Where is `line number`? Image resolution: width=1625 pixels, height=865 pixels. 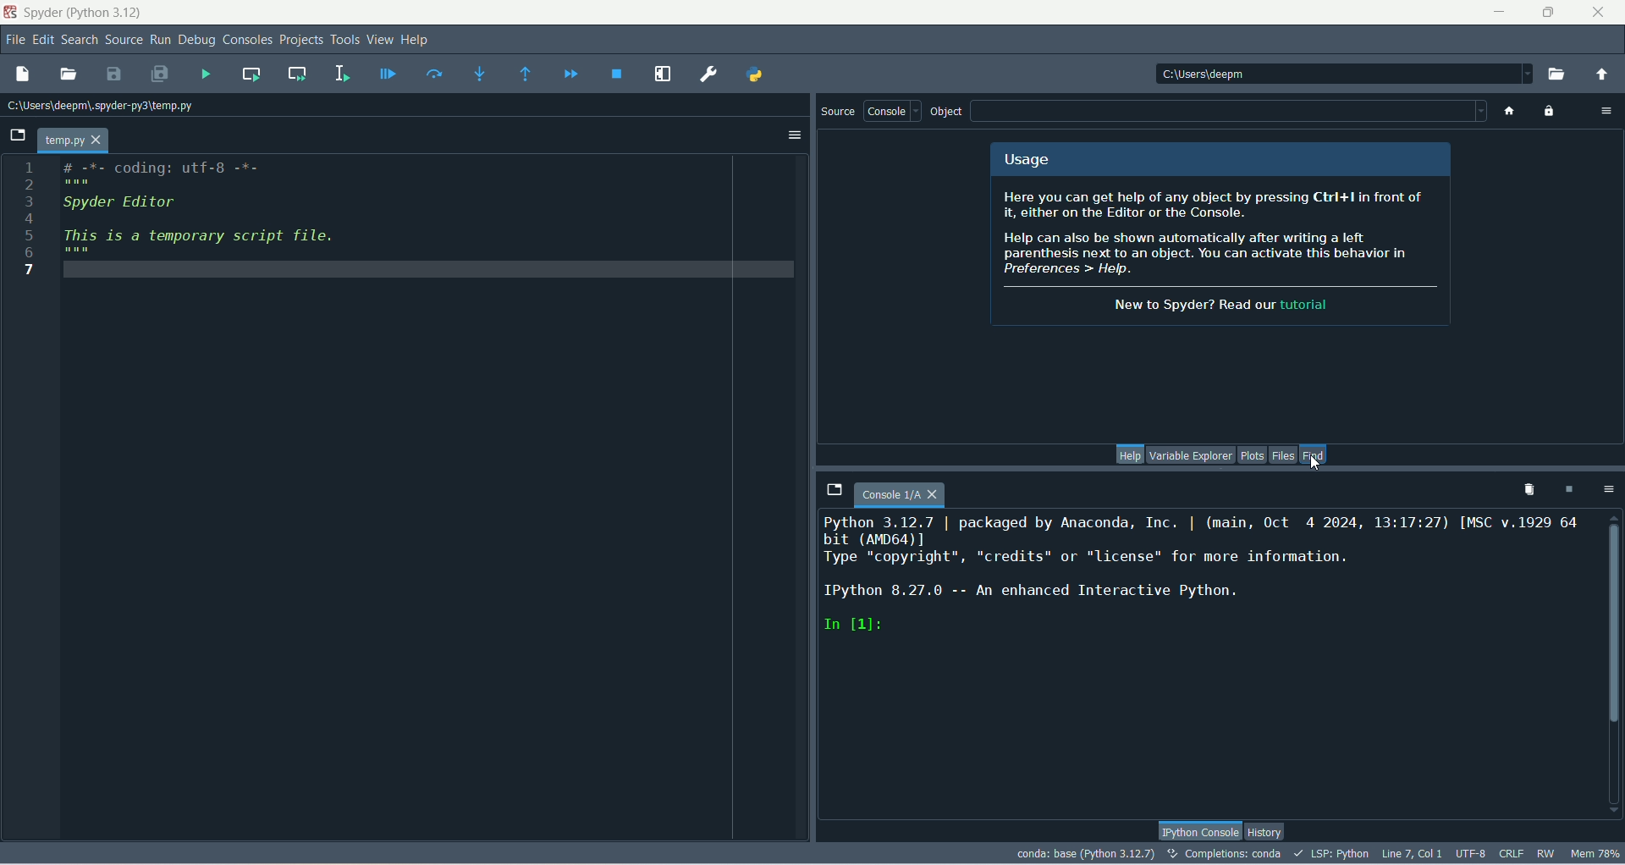 line number is located at coordinates (29, 217).